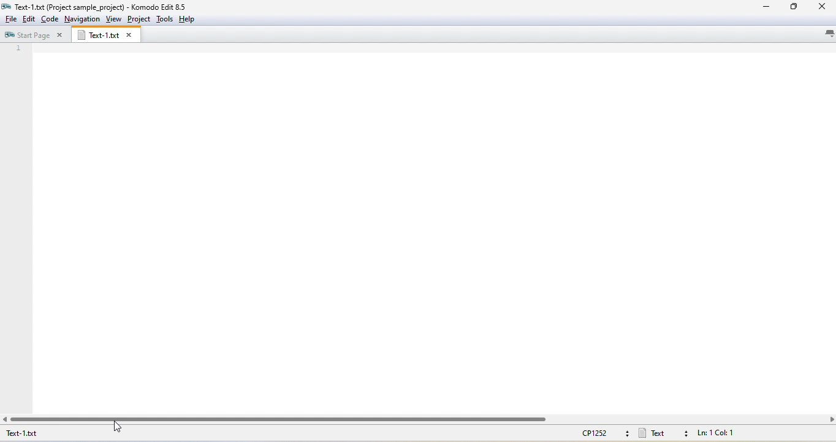  I want to click on list all tabs, so click(825, 35).